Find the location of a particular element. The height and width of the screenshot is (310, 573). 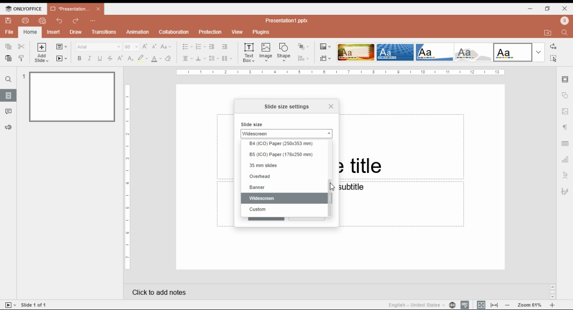

spell check is located at coordinates (465, 305).